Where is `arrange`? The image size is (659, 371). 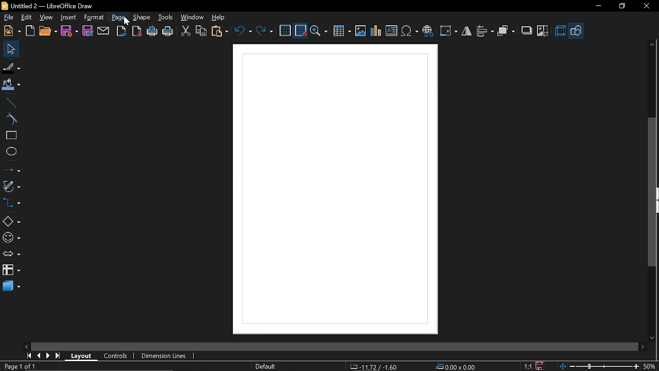
arrange is located at coordinates (507, 31).